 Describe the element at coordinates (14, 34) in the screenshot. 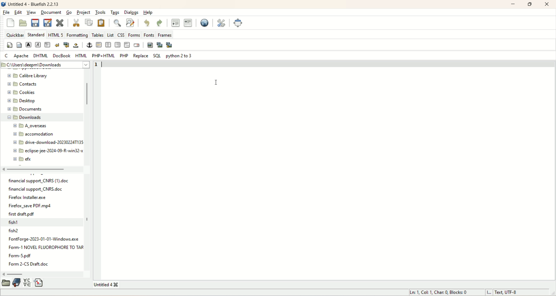

I see `quickbar` at that location.